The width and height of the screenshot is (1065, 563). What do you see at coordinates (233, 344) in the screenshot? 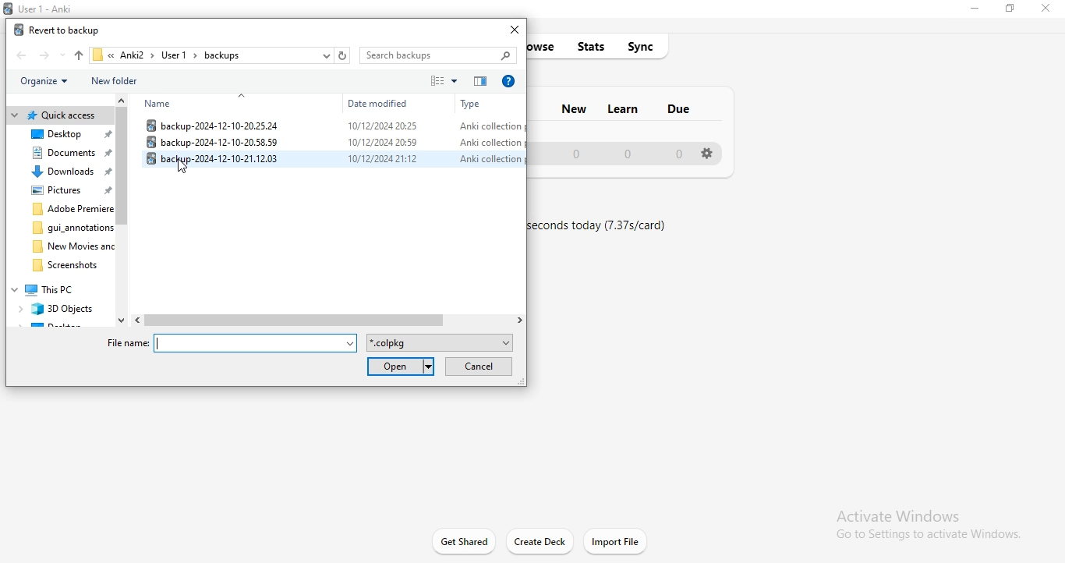
I see `file name` at bounding box center [233, 344].